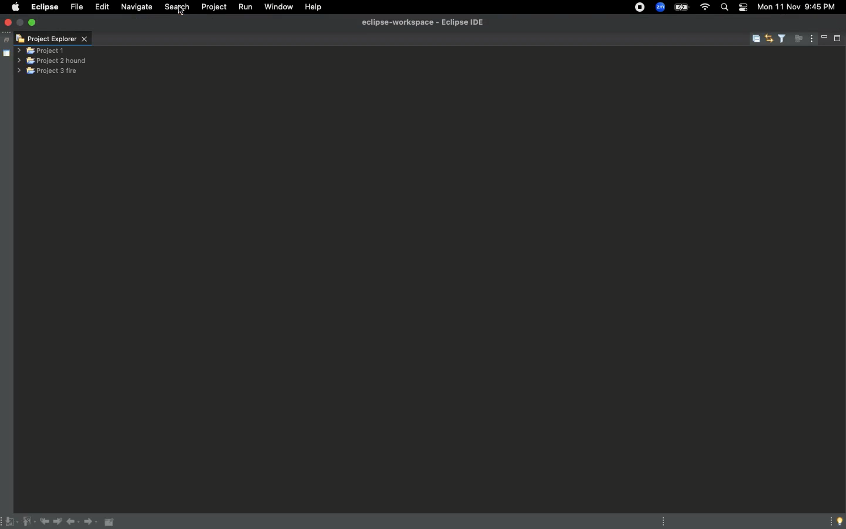  What do you see at coordinates (136, 6) in the screenshot?
I see `Navigate` at bounding box center [136, 6].